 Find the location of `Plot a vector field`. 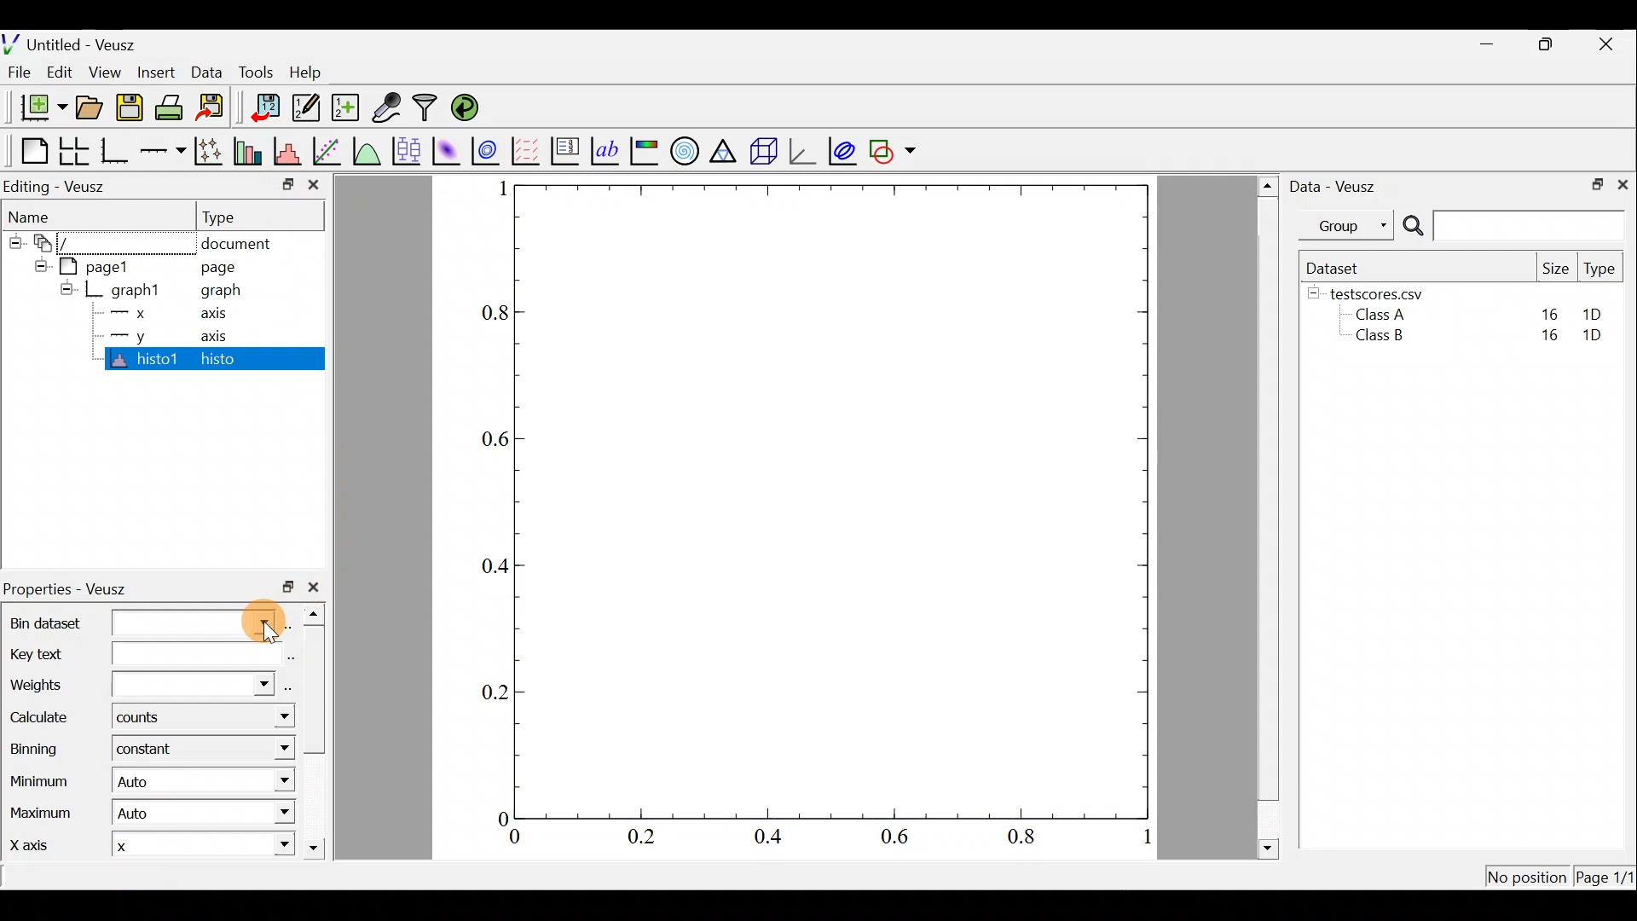

Plot a vector field is located at coordinates (529, 150).